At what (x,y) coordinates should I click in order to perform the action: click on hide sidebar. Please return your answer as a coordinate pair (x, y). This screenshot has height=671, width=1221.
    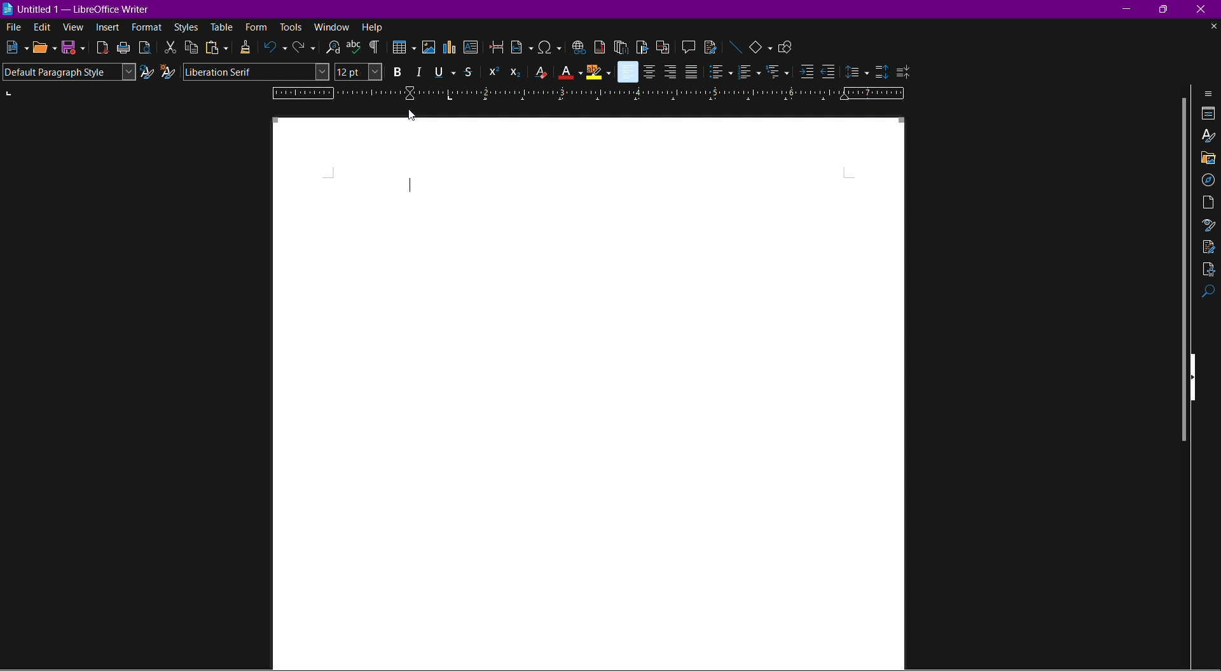
    Looking at the image, I should click on (1197, 376).